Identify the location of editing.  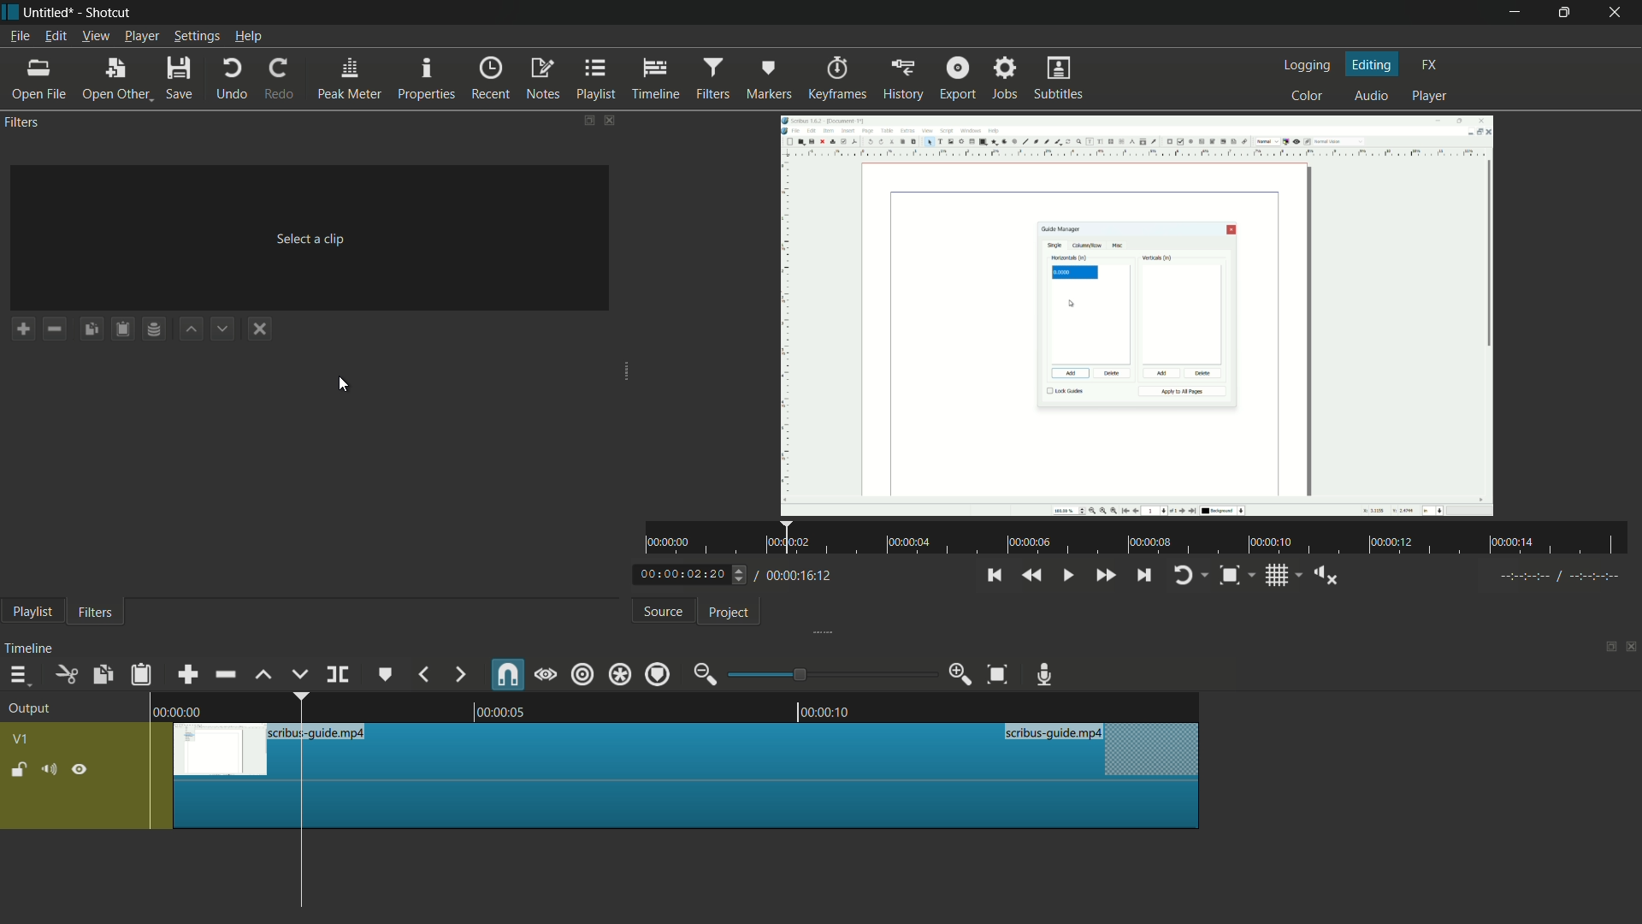
(1373, 63).